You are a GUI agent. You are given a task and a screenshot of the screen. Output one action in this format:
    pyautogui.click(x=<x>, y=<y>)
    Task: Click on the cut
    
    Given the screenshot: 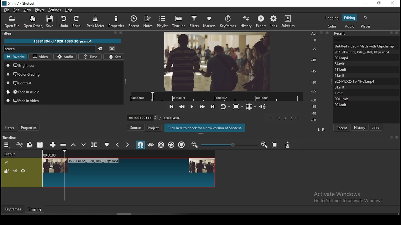 What is the action you would take?
    pyautogui.click(x=20, y=145)
    